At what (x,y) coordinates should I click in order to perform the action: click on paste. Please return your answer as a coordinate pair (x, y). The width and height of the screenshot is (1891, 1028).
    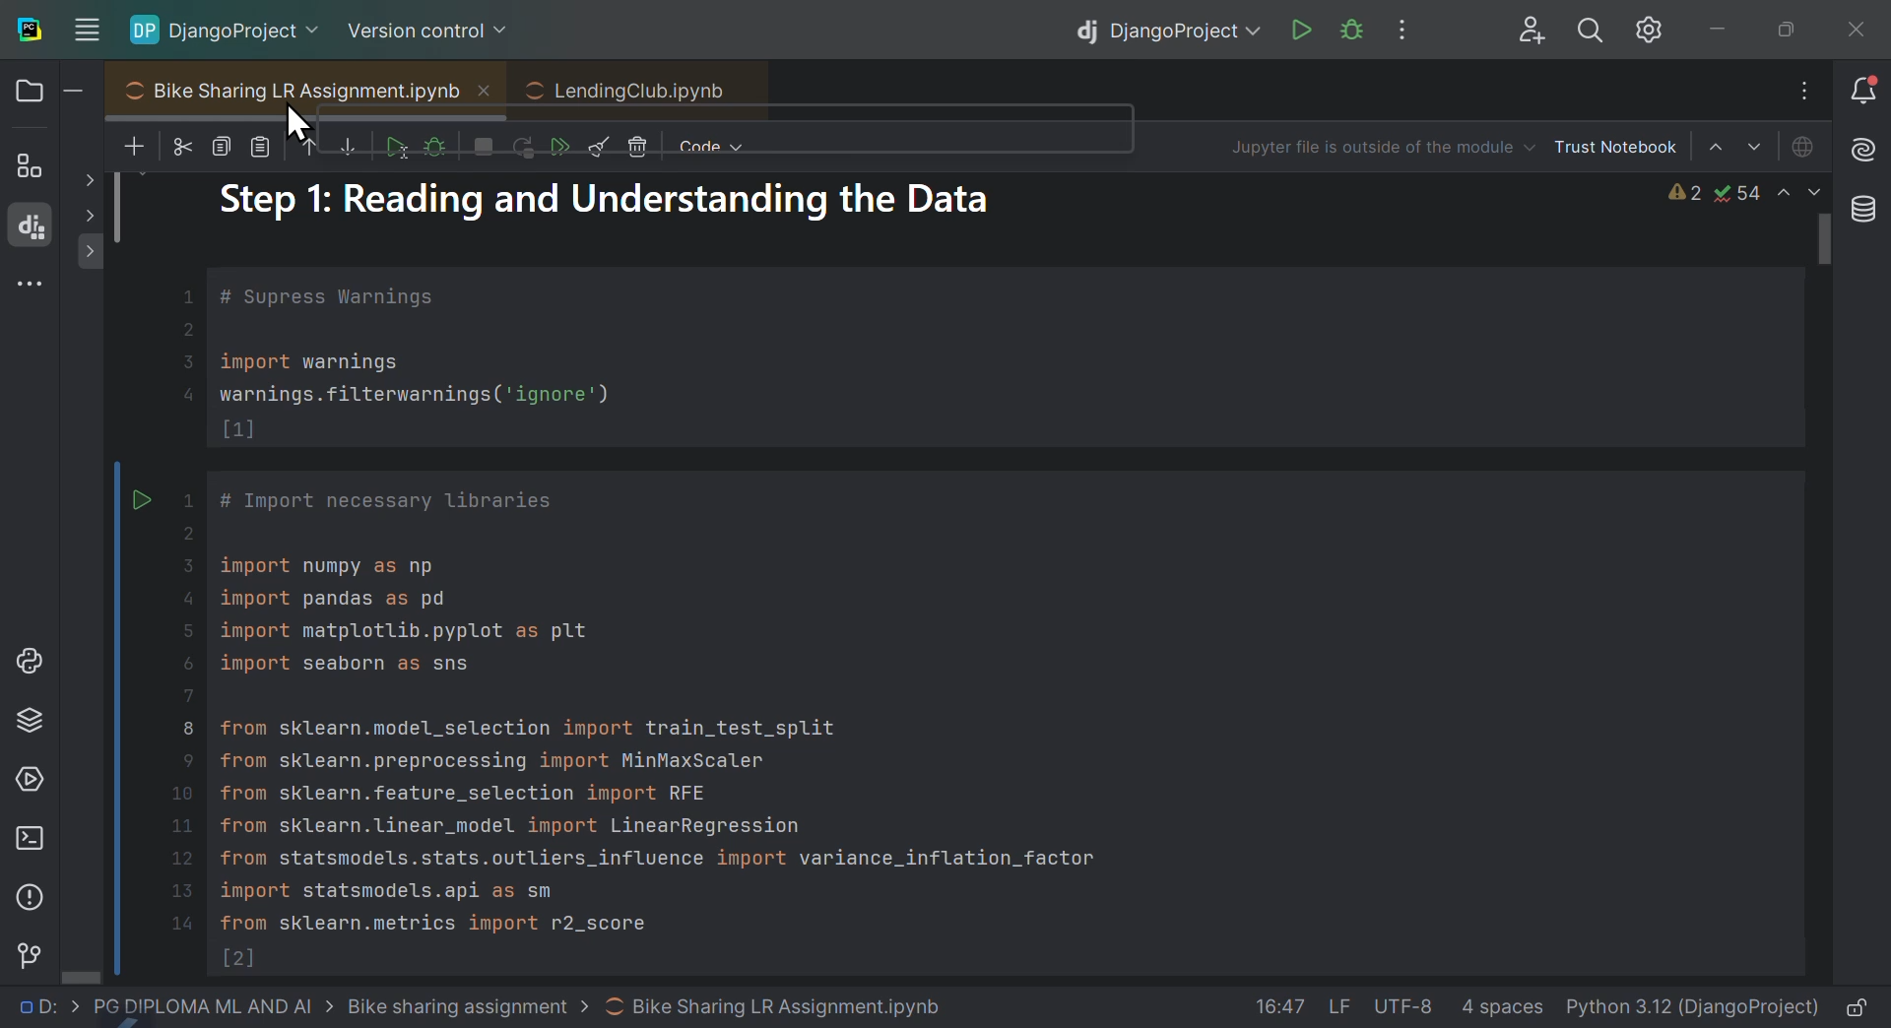
    Looking at the image, I should click on (265, 146).